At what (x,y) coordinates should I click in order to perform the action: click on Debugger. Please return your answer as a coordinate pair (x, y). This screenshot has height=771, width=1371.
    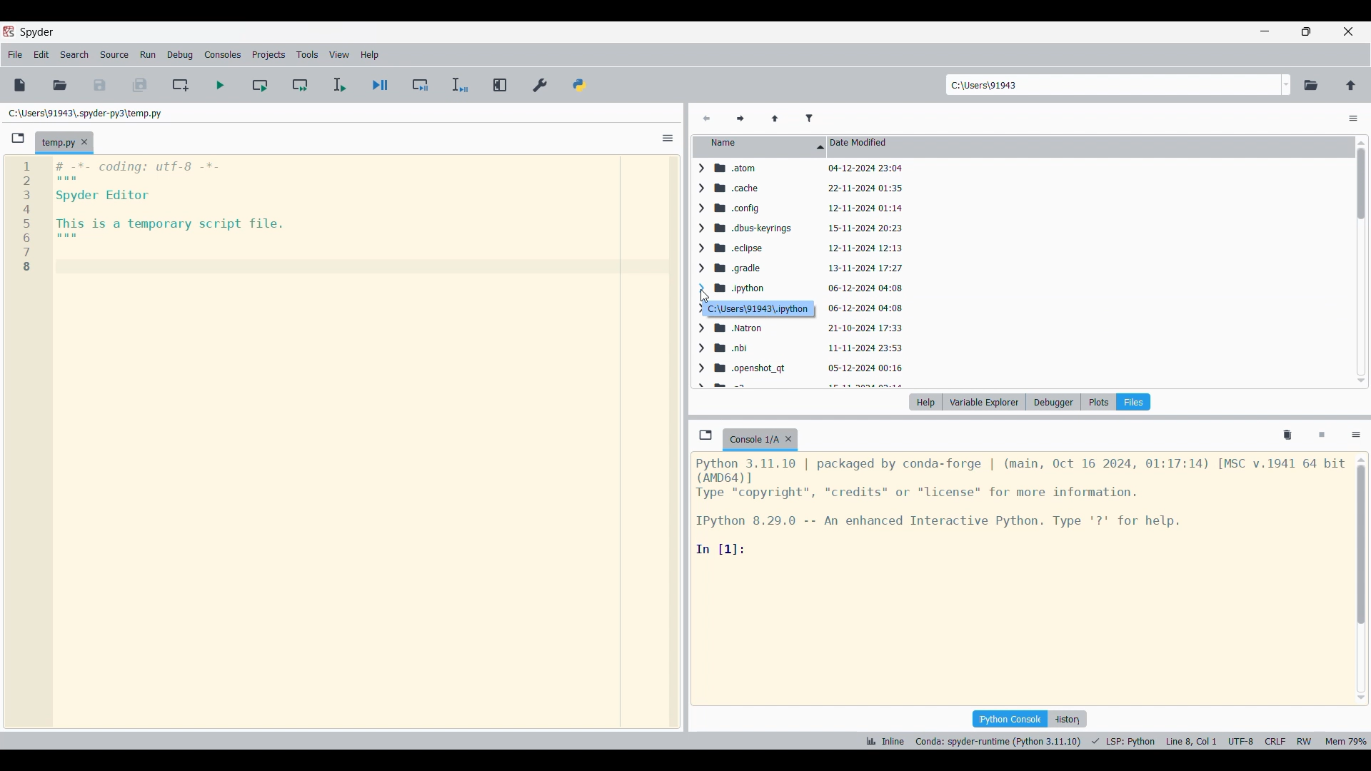
    Looking at the image, I should click on (1054, 402).